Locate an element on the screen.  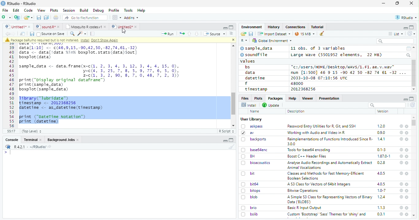
11 obs. of 3 variables is located at coordinates (318, 49).